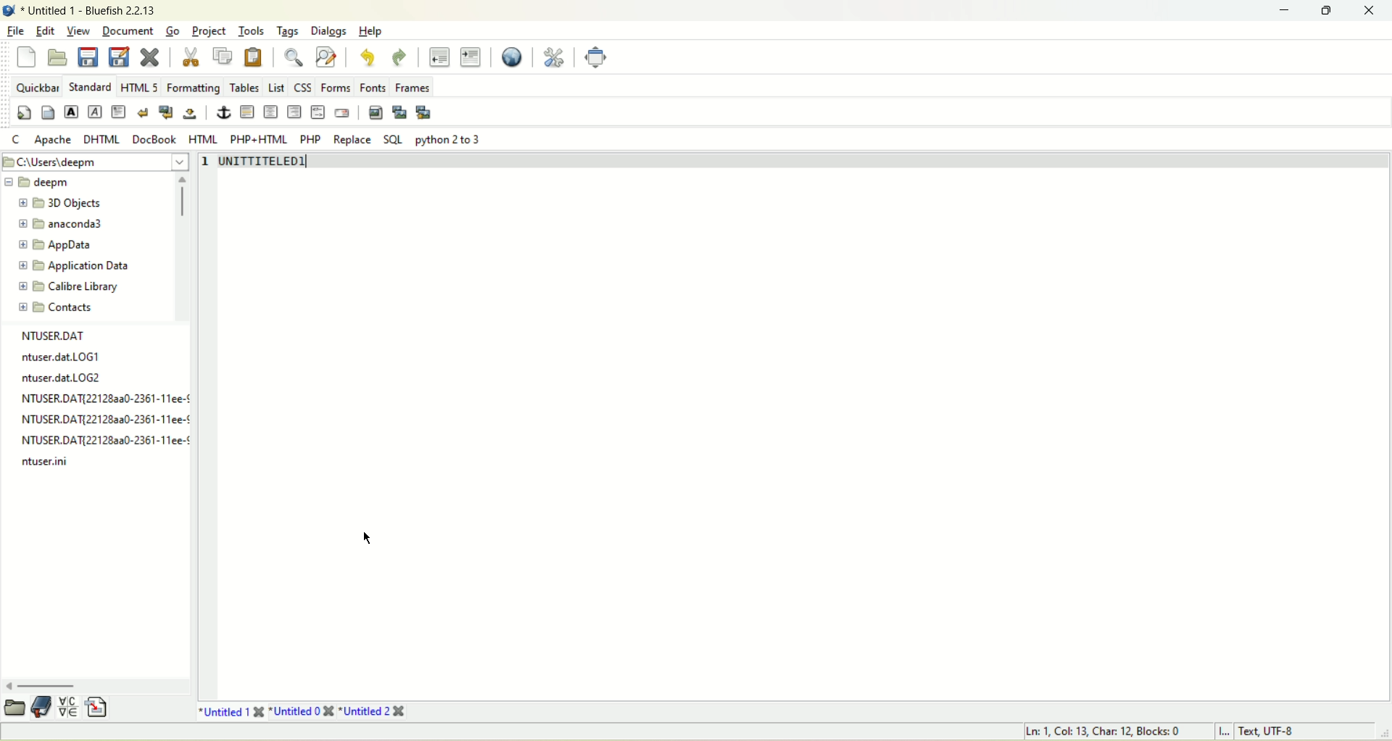 The image size is (1392, 741). I want to click on list , so click(277, 88).